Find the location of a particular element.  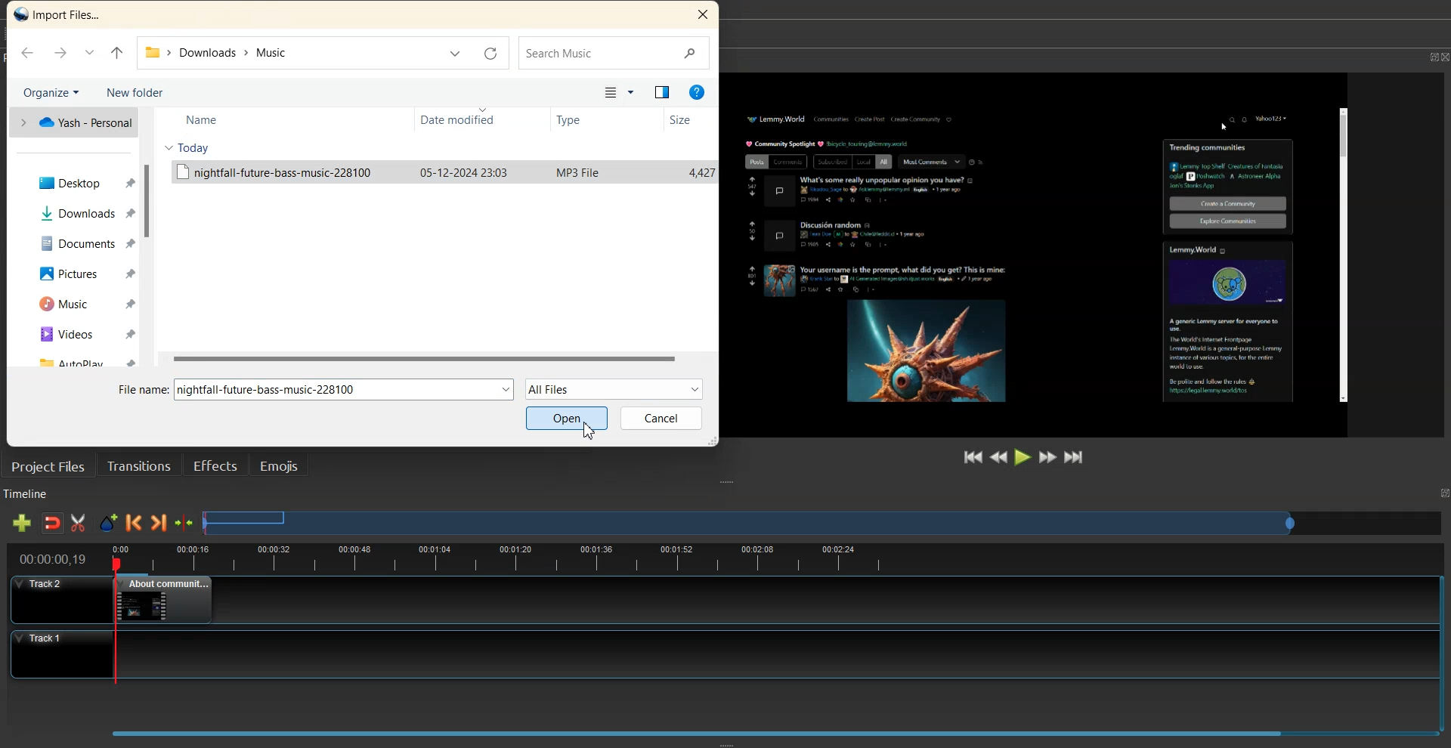

Open is located at coordinates (568, 419).